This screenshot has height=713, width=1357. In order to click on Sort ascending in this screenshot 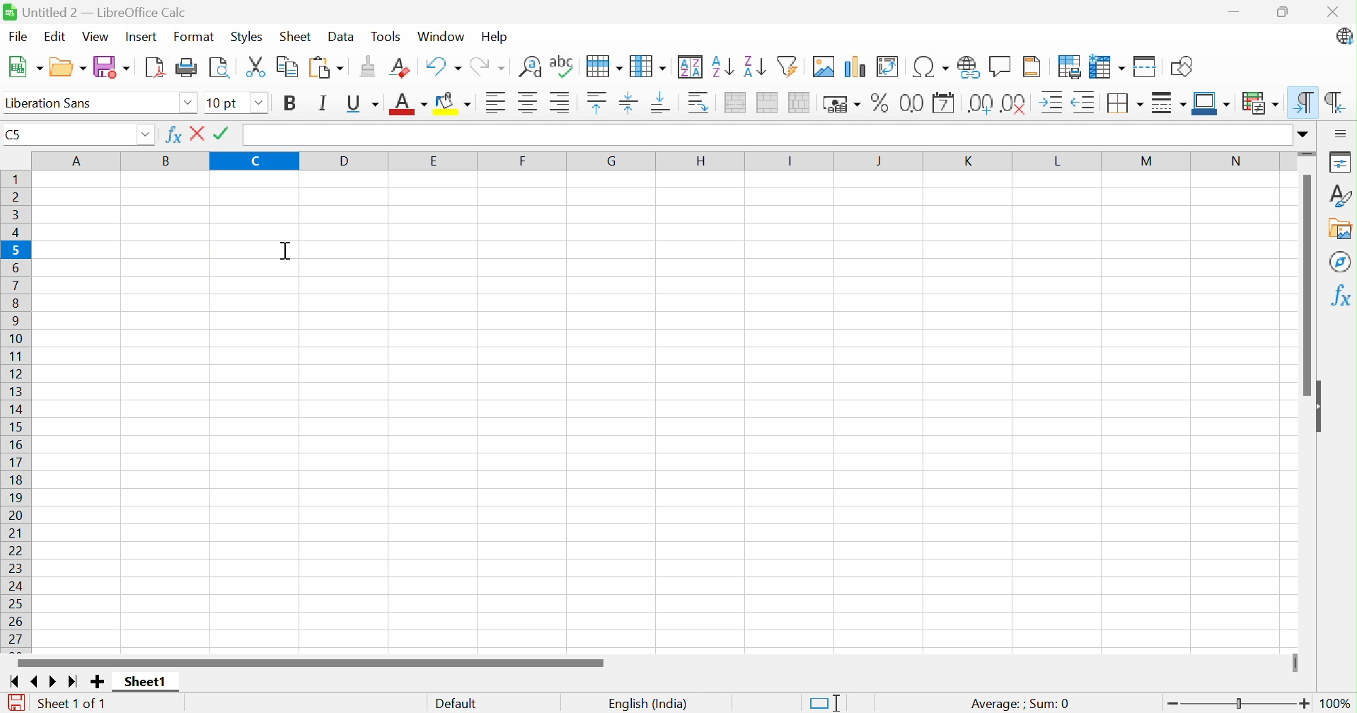, I will do `click(722, 67)`.